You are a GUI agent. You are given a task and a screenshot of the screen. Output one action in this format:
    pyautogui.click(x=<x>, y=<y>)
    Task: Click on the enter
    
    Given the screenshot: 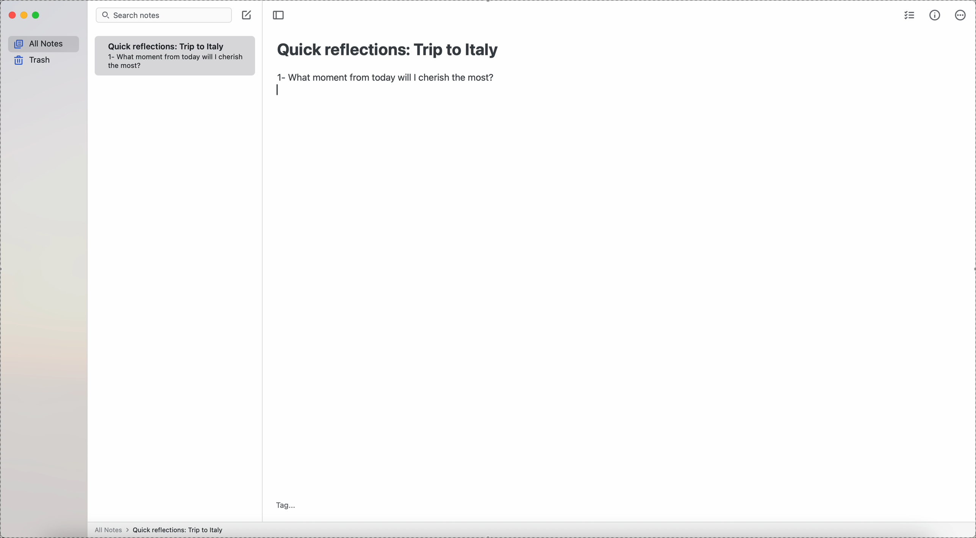 What is the action you would take?
    pyautogui.click(x=278, y=90)
    